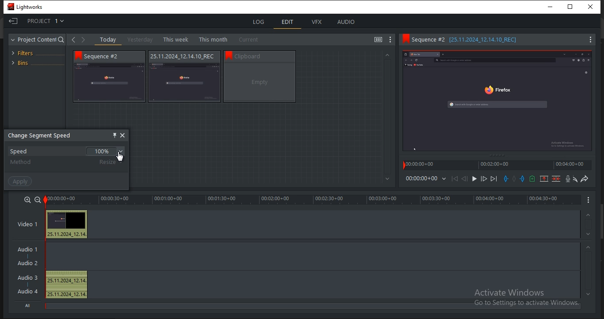 Image resolution: width=604 pixels, height=319 pixels. I want to click on current, so click(251, 40).